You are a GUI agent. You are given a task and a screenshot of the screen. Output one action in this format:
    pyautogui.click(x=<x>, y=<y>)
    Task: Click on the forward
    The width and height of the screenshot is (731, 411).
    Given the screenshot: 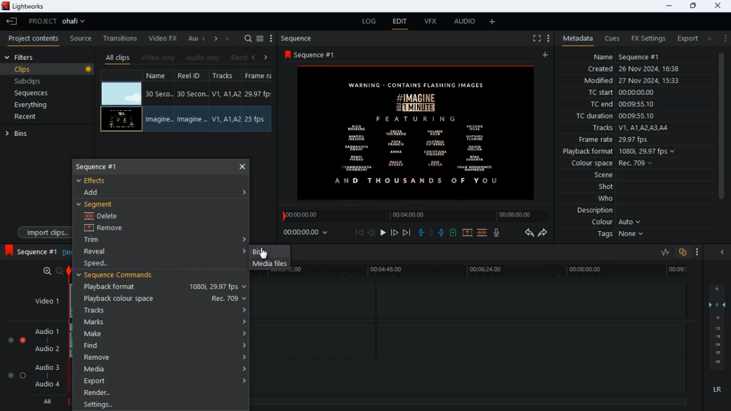 What is the action you would take?
    pyautogui.click(x=394, y=232)
    